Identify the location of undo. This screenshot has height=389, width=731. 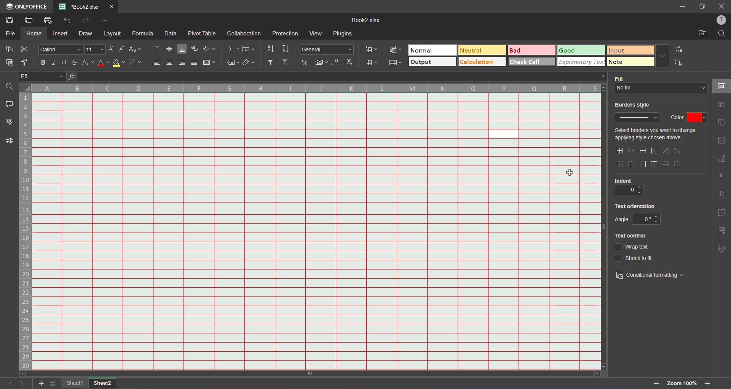
(69, 22).